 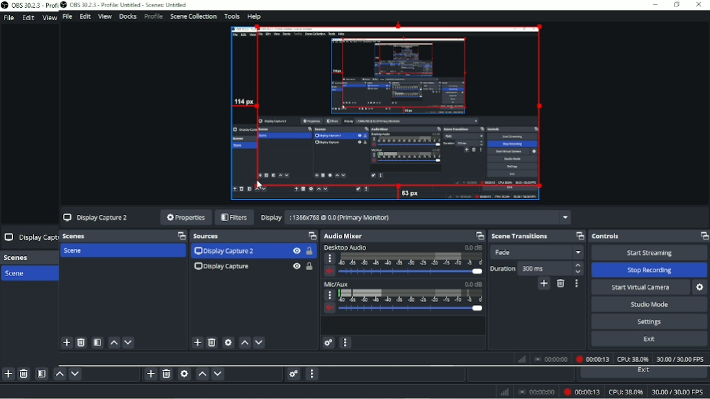 I want to click on Scenes, so click(x=76, y=236).